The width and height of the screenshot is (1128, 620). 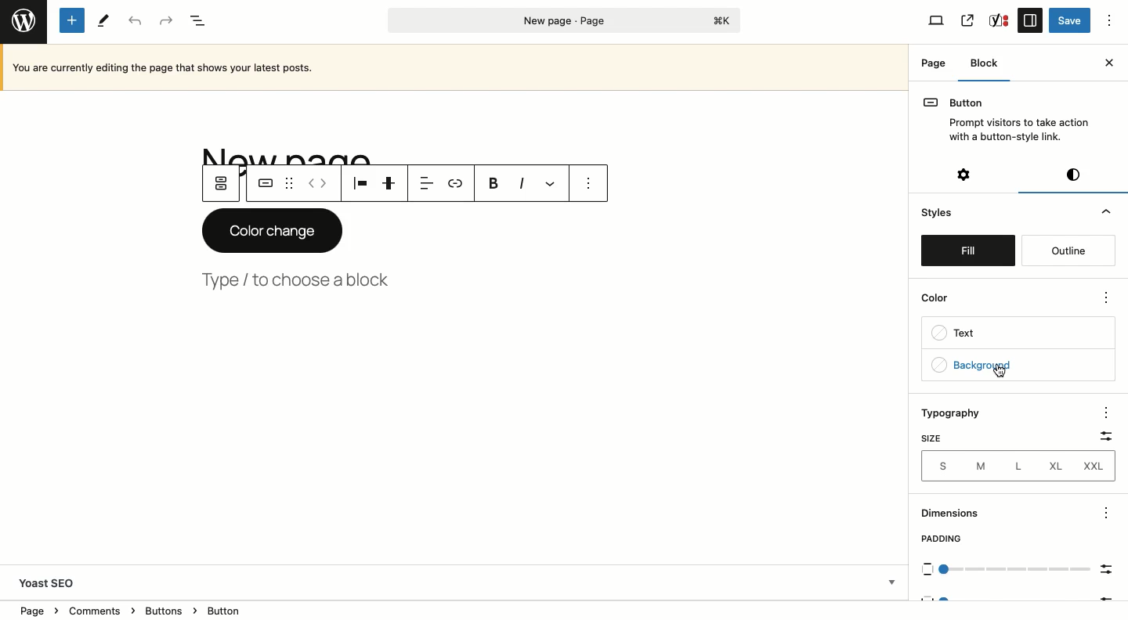 I want to click on Undo, so click(x=135, y=22).